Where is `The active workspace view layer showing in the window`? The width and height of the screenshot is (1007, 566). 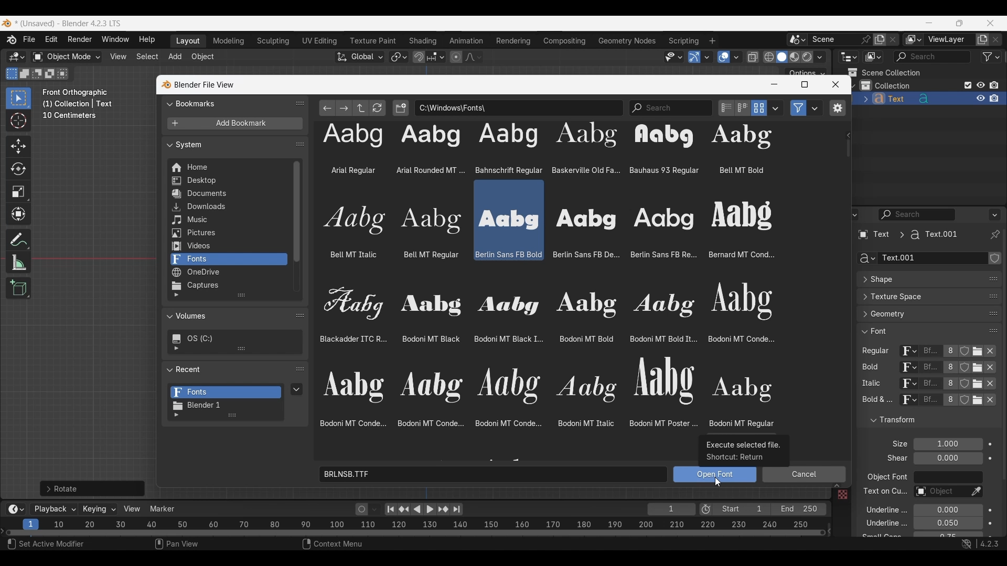
The active workspace view layer showing in the window is located at coordinates (914, 39).